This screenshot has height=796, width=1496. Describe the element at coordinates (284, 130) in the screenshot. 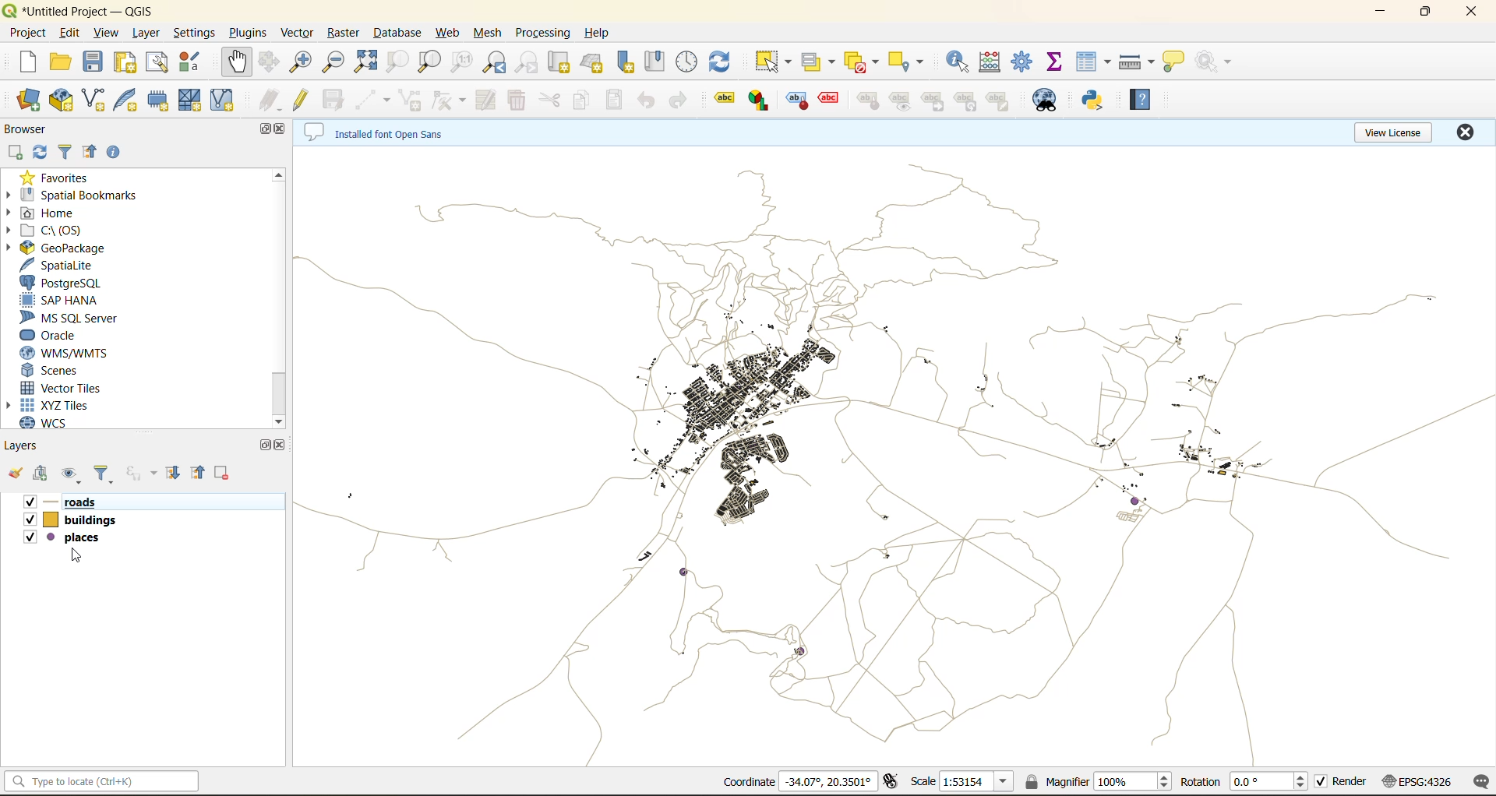

I see `close` at that location.